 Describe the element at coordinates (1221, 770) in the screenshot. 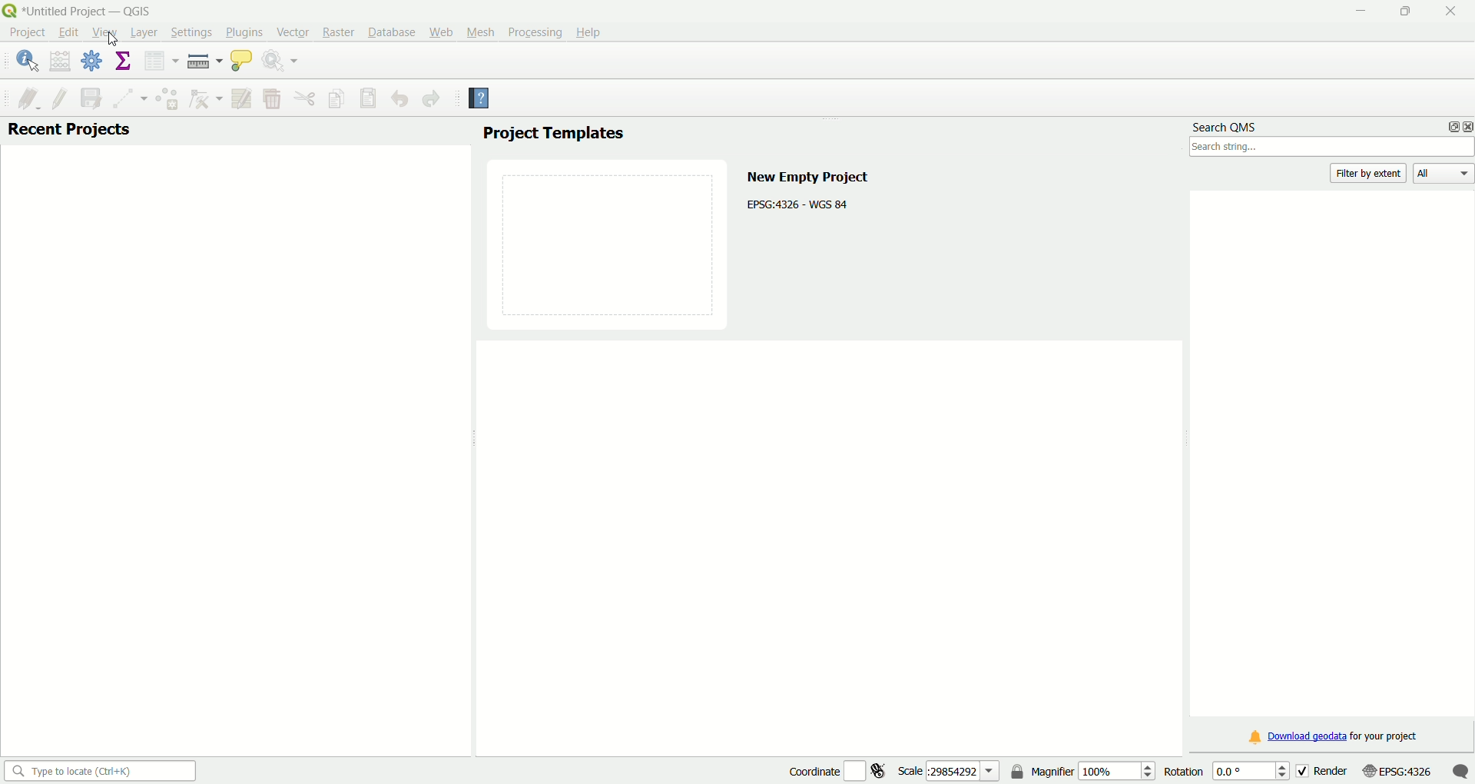

I see `rotation` at that location.